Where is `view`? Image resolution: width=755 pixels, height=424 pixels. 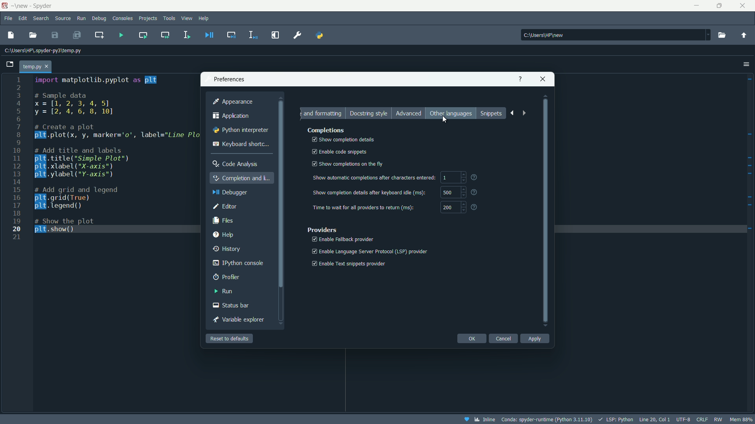 view is located at coordinates (187, 18).